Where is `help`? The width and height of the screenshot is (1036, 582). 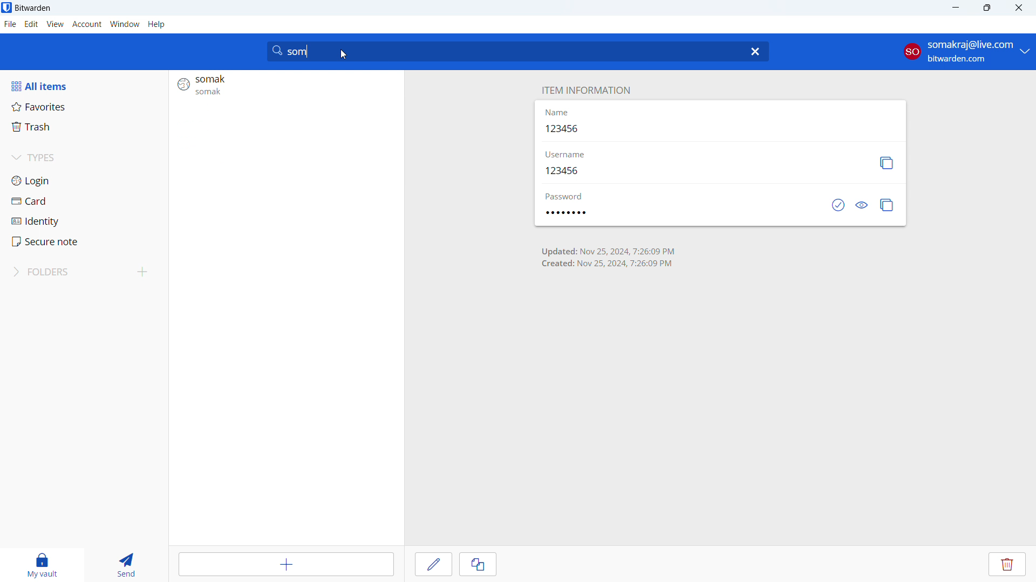 help is located at coordinates (157, 24).